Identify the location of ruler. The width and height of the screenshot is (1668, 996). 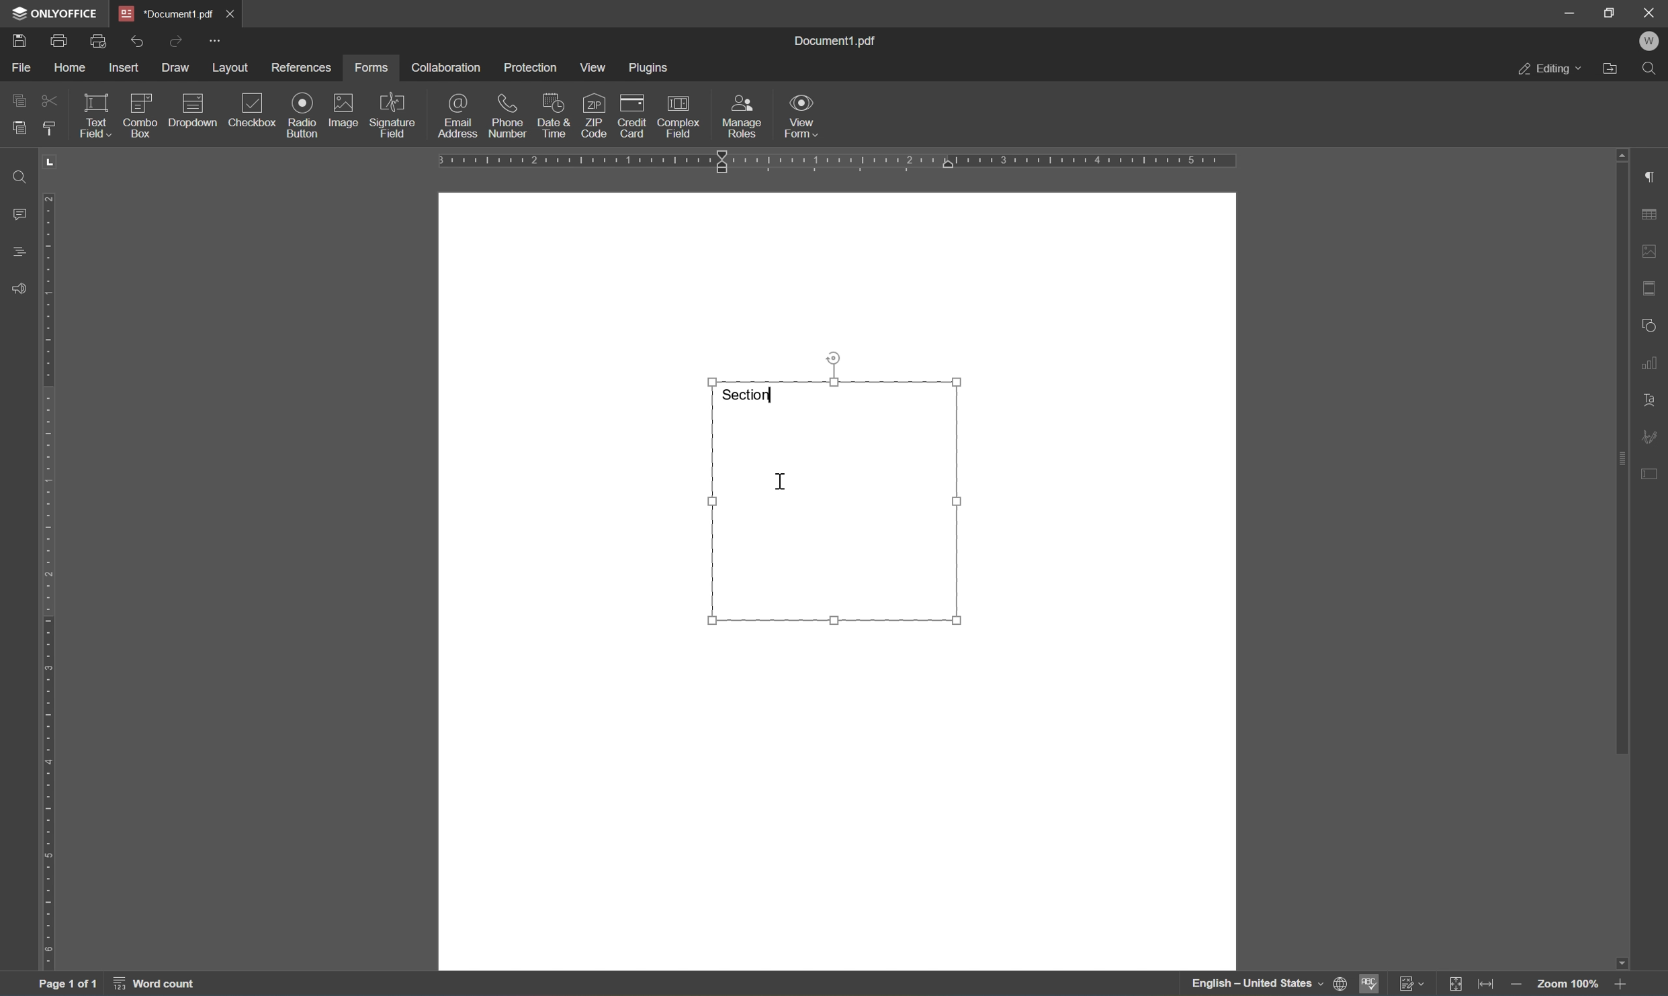
(51, 583).